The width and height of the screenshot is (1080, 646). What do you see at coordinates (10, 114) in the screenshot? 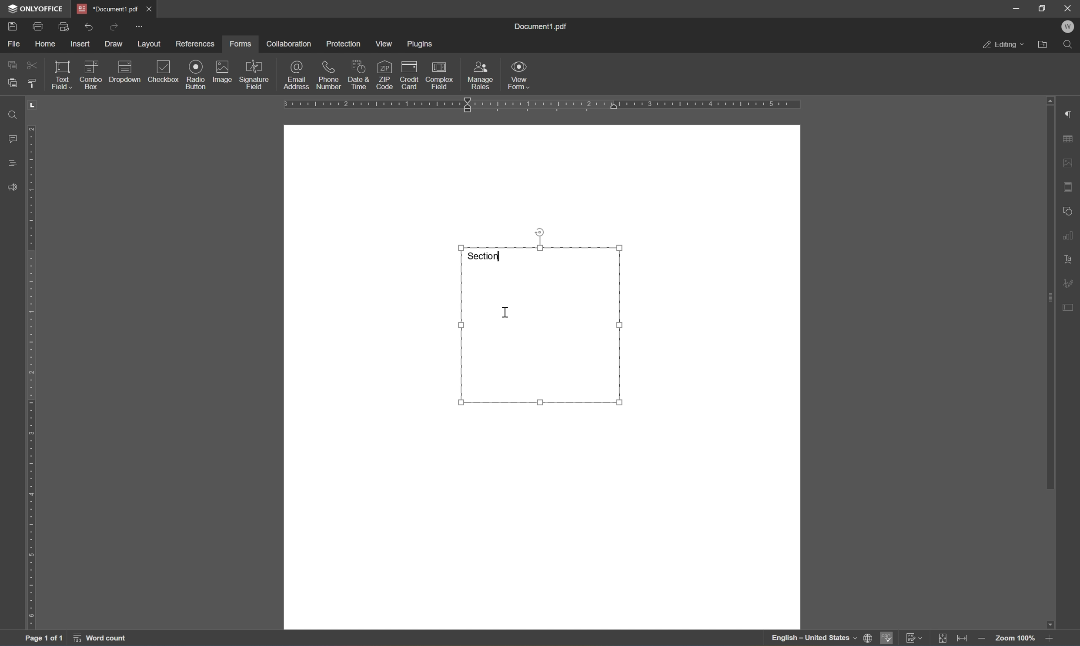
I see `find` at bounding box center [10, 114].